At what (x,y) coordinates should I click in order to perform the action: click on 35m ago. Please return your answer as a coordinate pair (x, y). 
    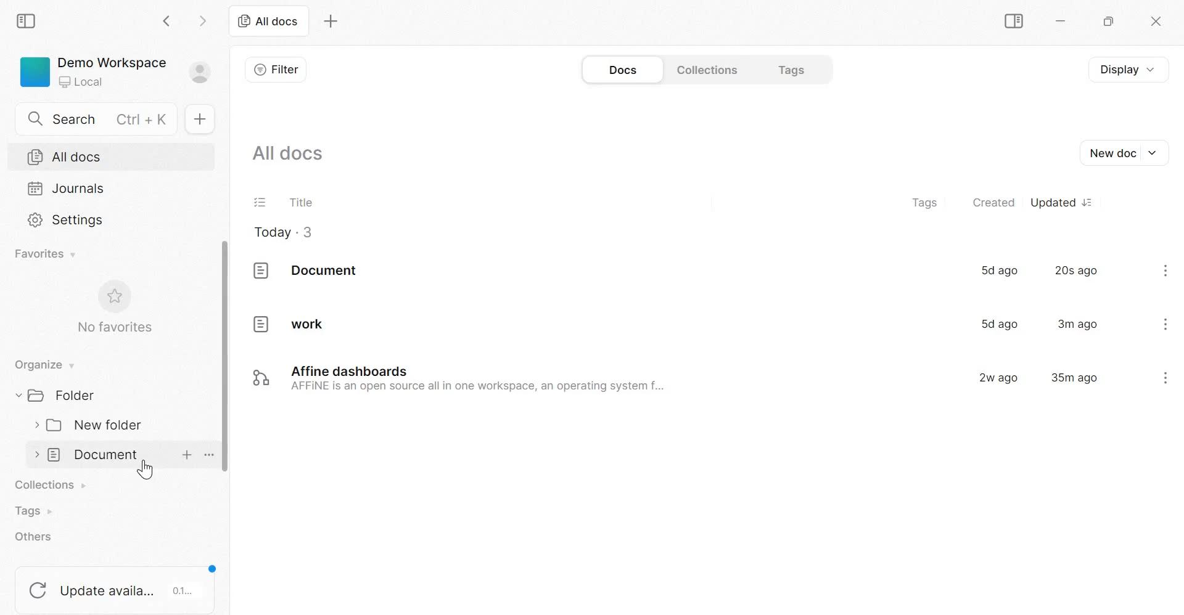
    Looking at the image, I should click on (1074, 379).